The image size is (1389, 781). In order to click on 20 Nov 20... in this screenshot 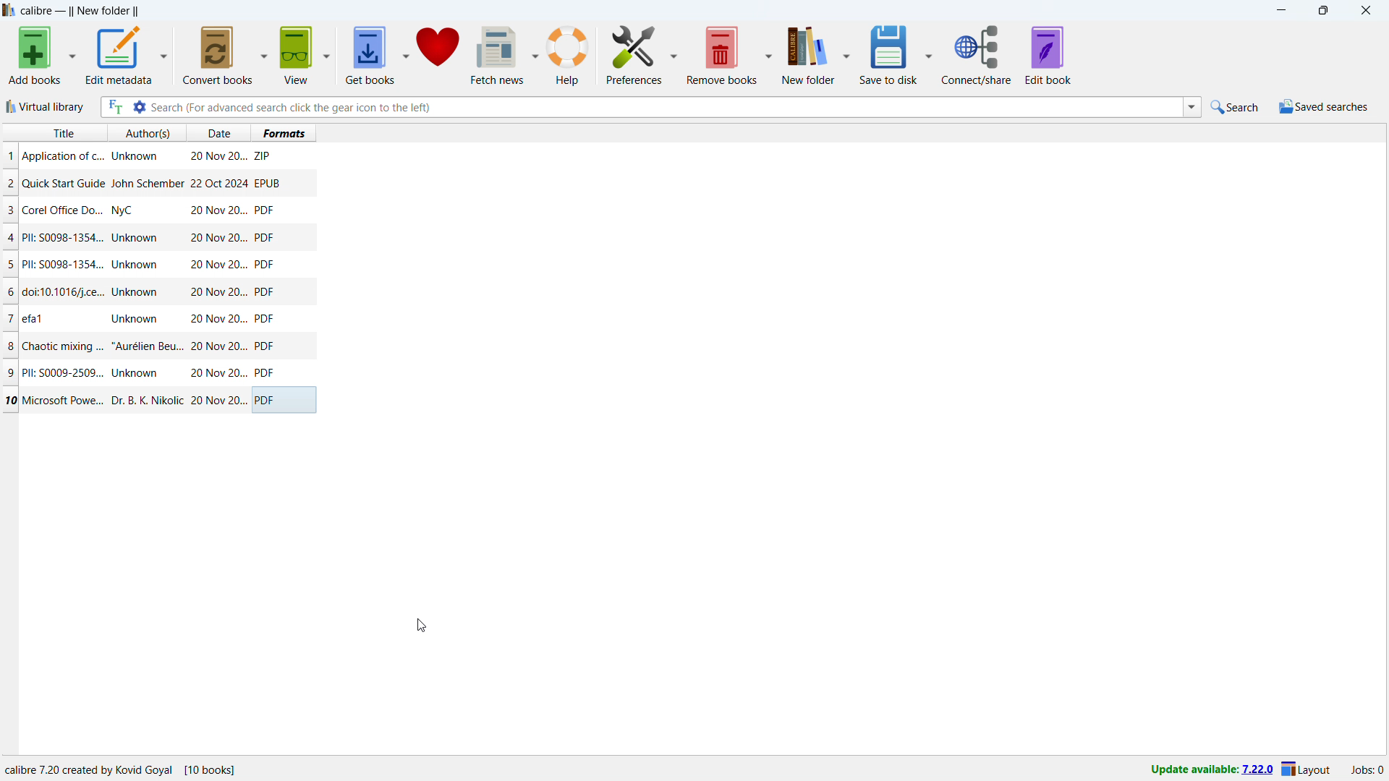, I will do `click(217, 373)`.